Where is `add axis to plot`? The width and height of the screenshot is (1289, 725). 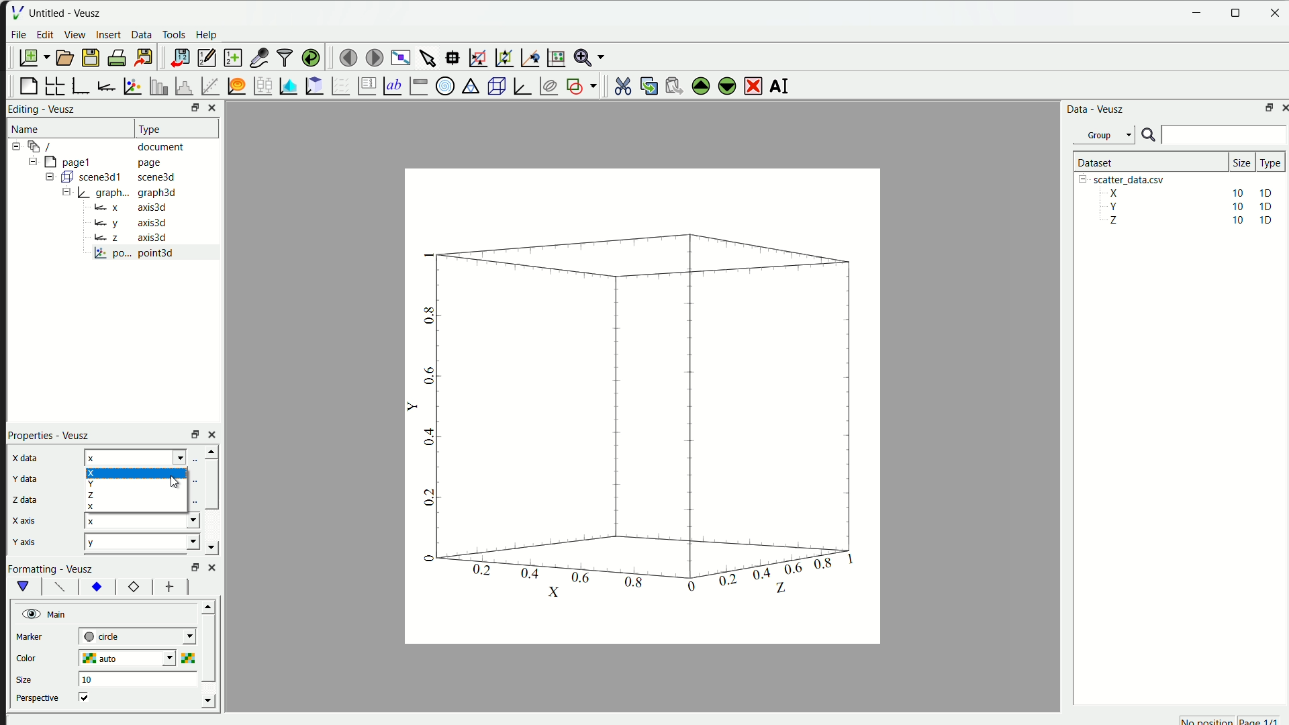
add axis to plot is located at coordinates (105, 85).